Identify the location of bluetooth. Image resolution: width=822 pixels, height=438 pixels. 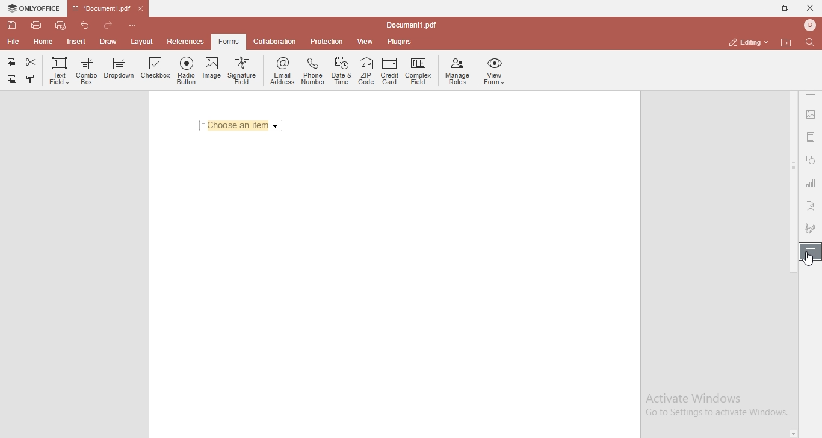
(806, 25).